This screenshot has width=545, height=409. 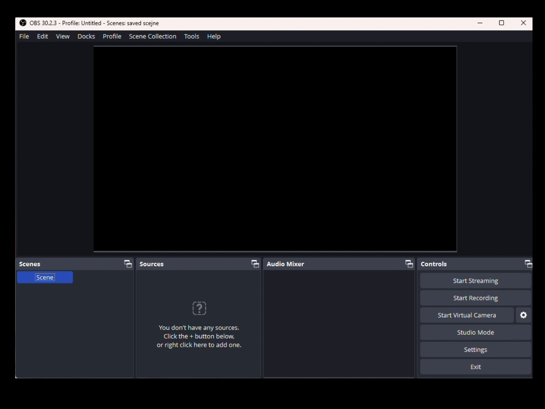 I want to click on After Last action, so click(x=115, y=23).